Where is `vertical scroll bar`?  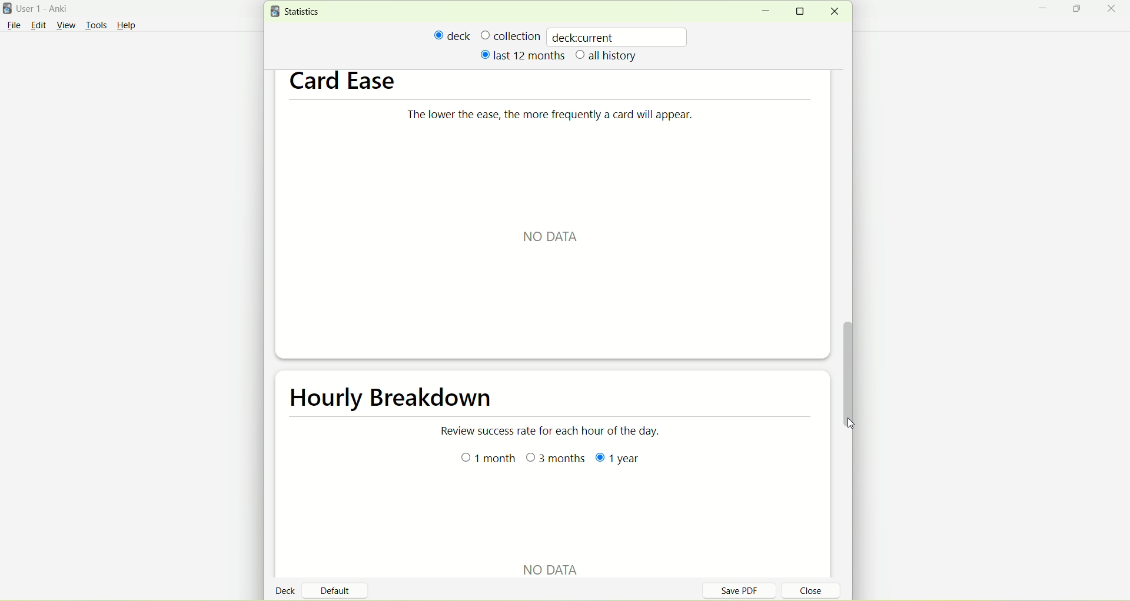
vertical scroll bar is located at coordinates (848, 366).